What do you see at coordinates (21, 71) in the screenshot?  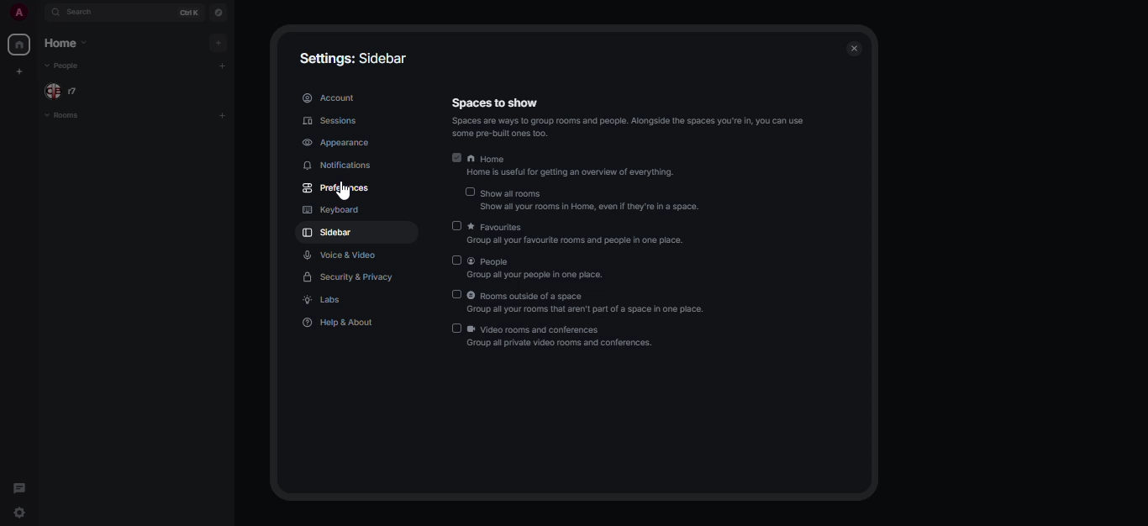 I see `create myspace` at bounding box center [21, 71].